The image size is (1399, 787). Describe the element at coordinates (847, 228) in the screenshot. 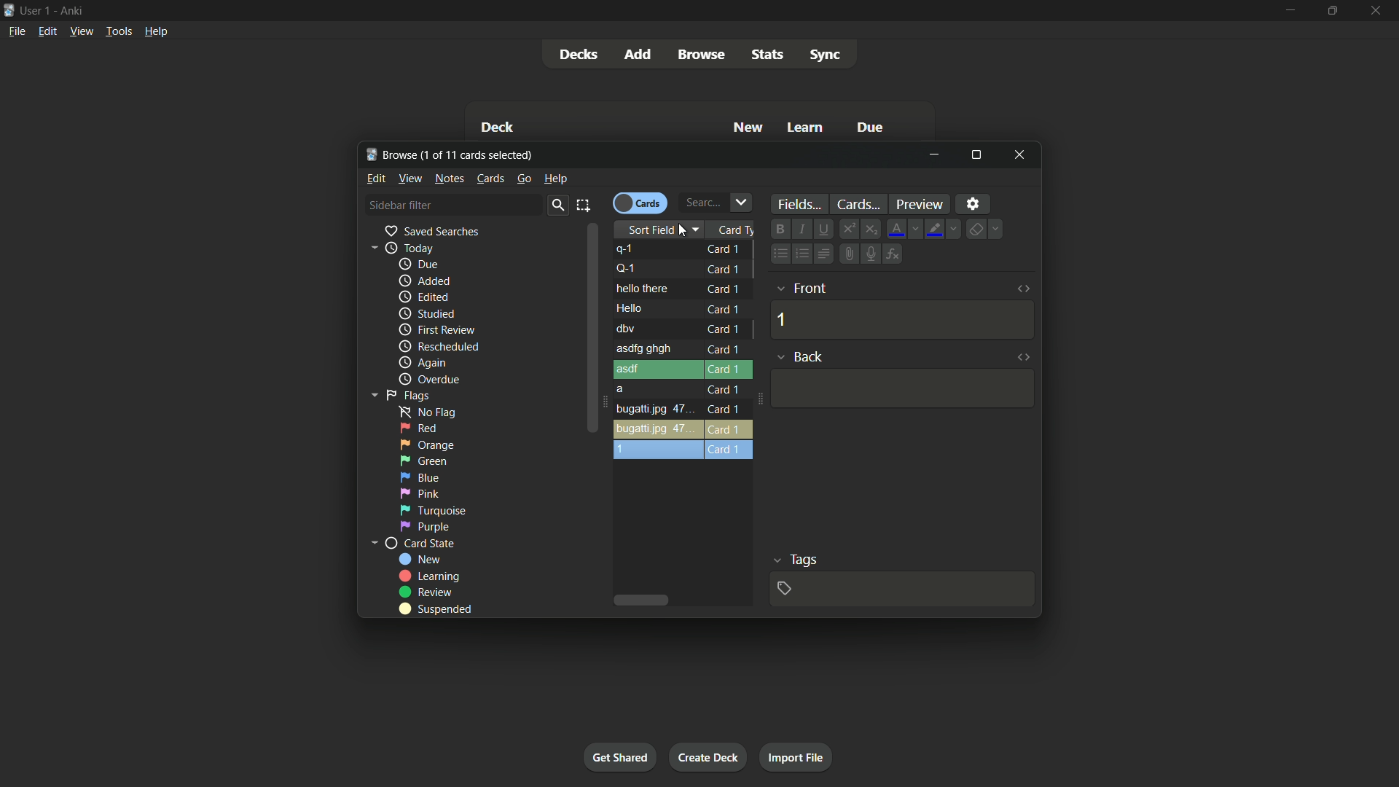

I see `superscript` at that location.